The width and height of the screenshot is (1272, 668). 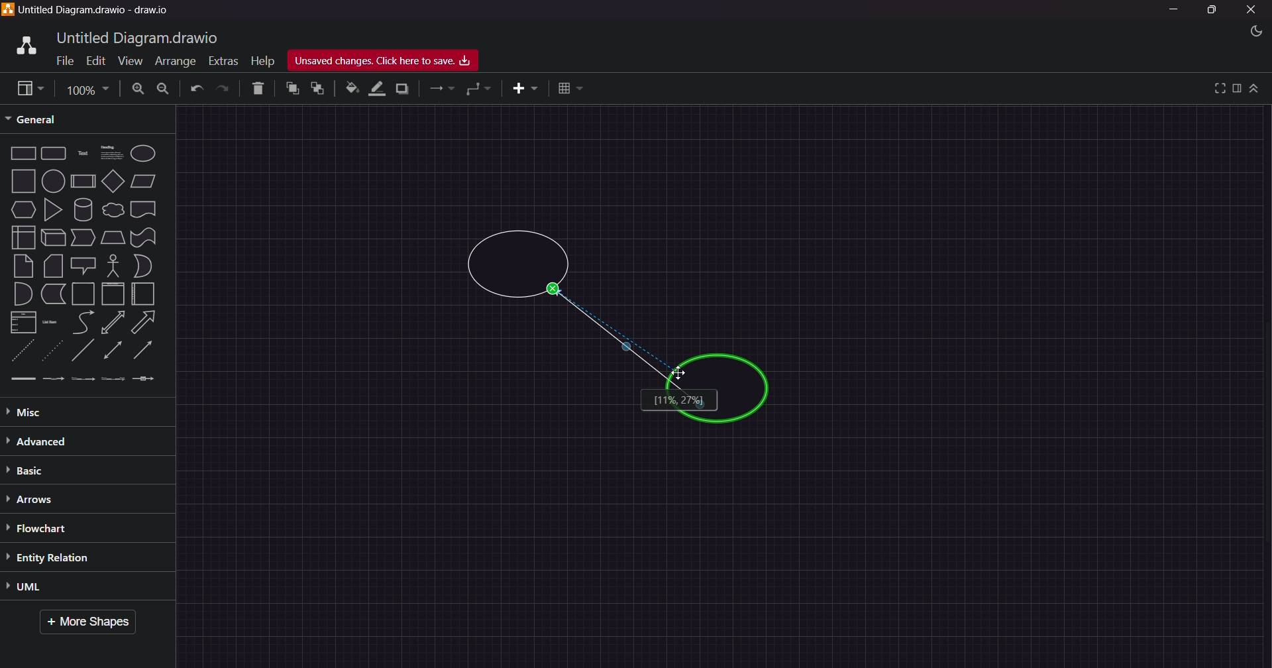 I want to click on Zoom Out, so click(x=164, y=90).